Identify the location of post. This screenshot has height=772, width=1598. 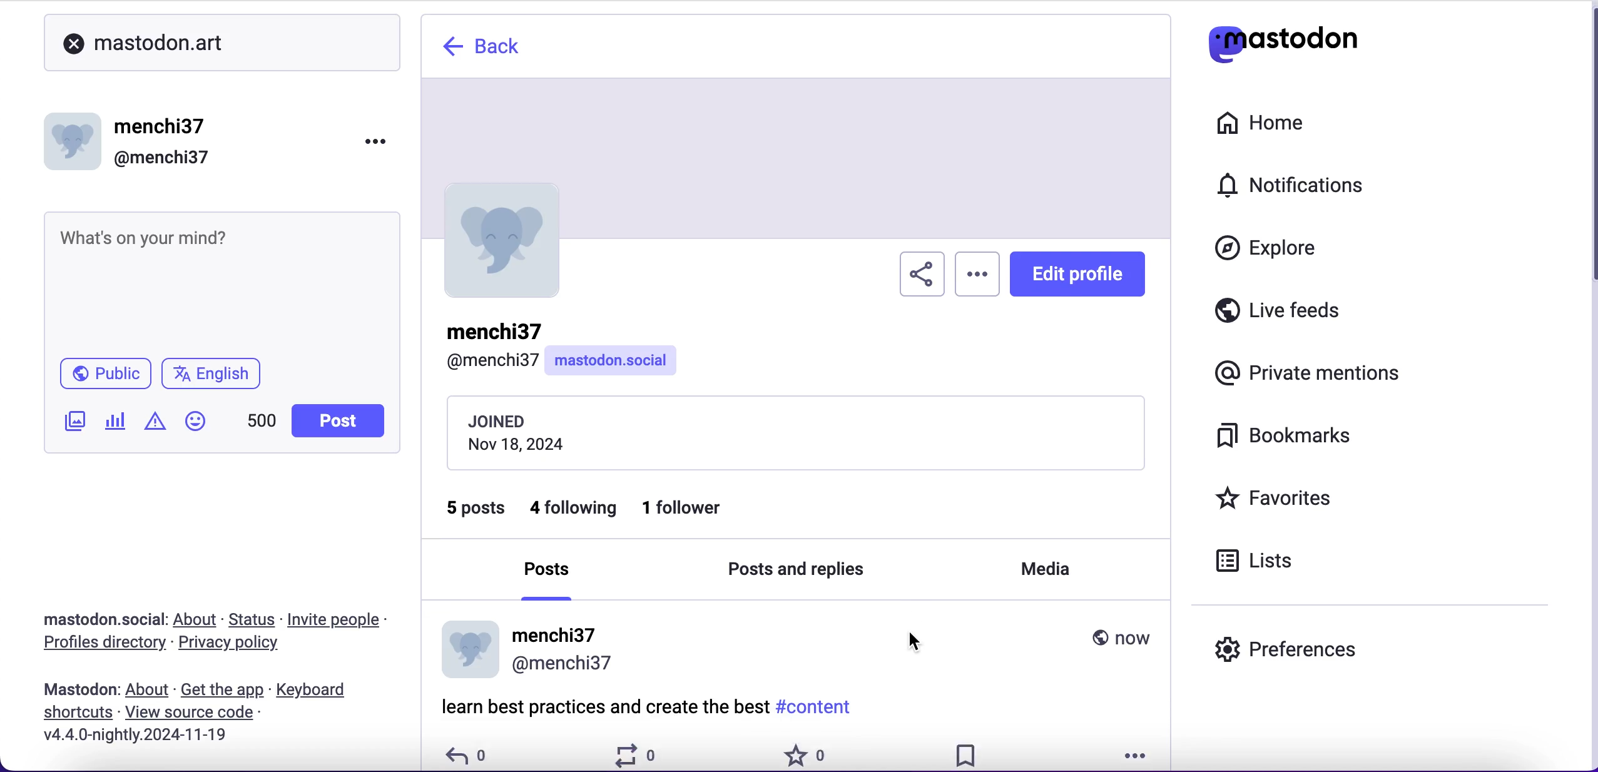
(337, 421).